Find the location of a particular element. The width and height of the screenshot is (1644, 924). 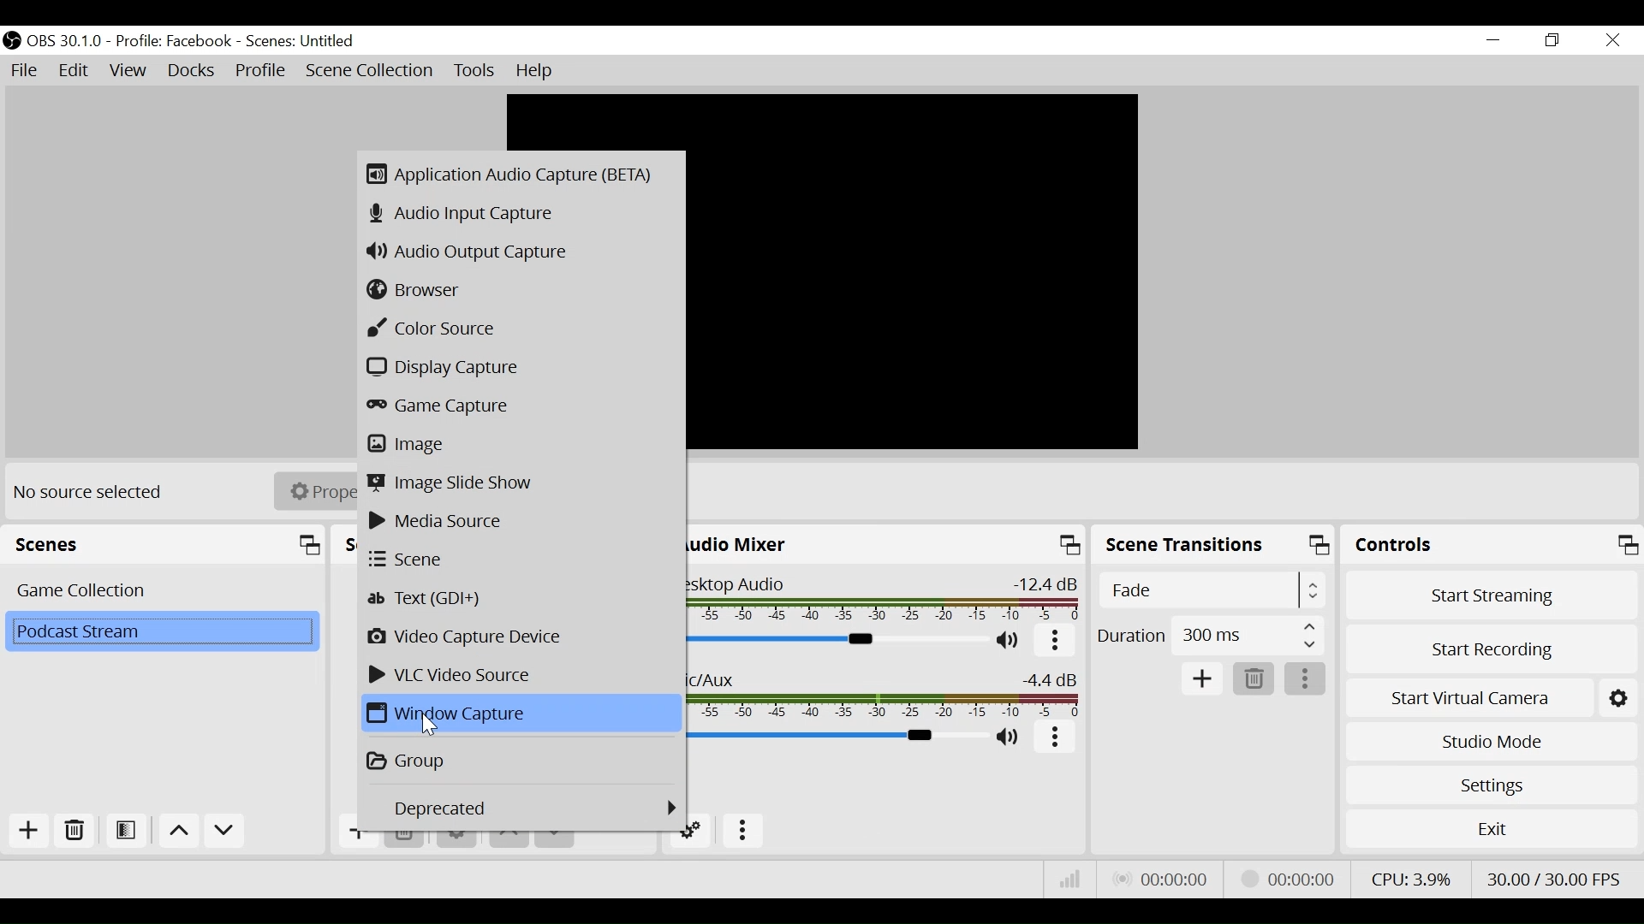

Profile is located at coordinates (261, 71).